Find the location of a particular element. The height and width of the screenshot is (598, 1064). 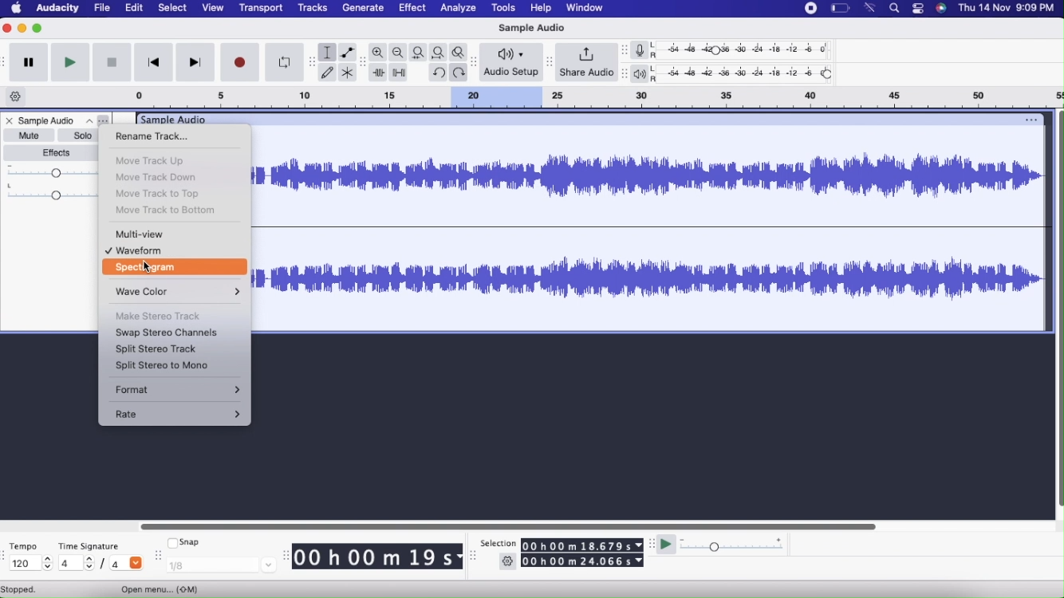

/4 is located at coordinates (121, 563).